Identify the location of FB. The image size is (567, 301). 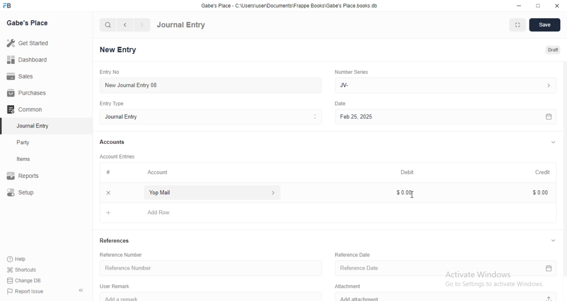
(8, 6).